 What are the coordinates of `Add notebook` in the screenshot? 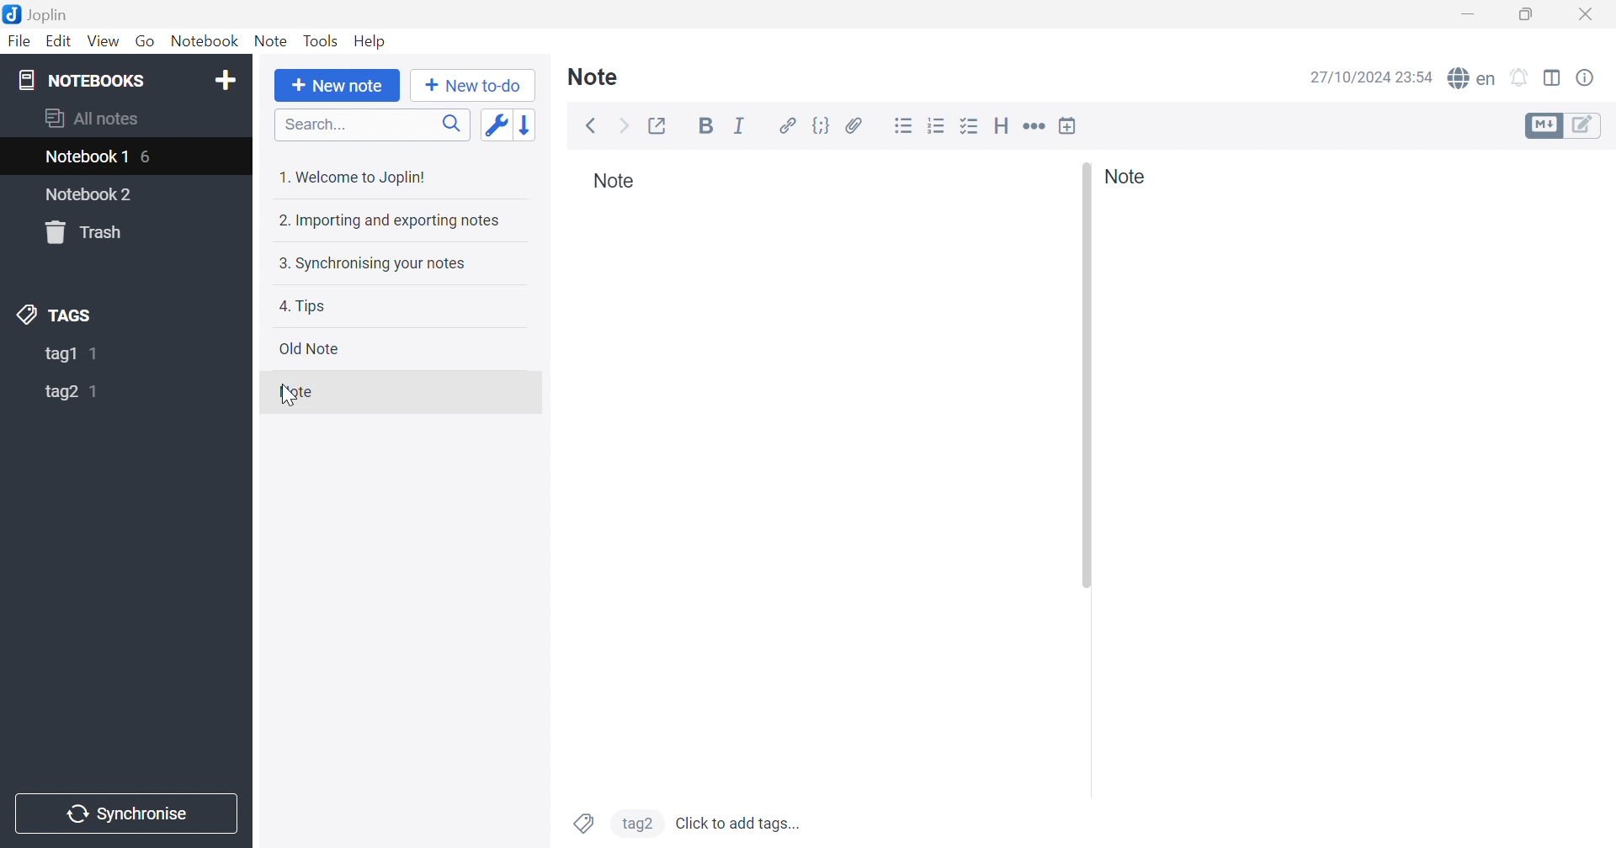 It's located at (226, 79).